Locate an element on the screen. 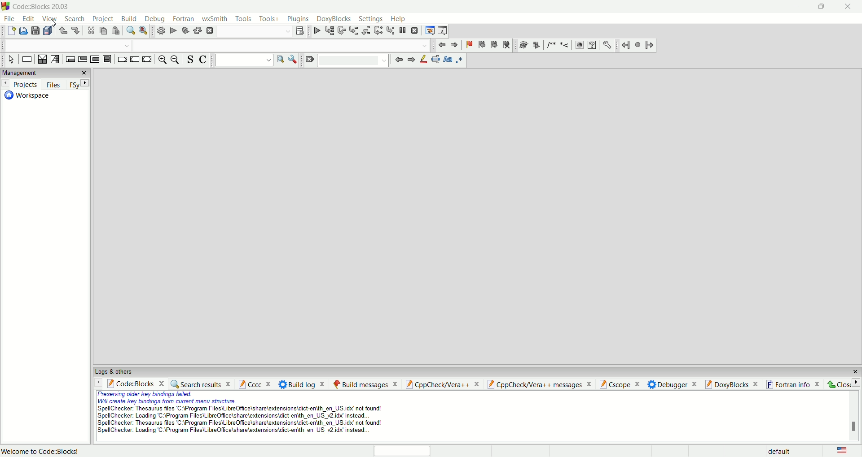 Image resolution: width=862 pixels, height=457 pixels. find is located at coordinates (130, 30).